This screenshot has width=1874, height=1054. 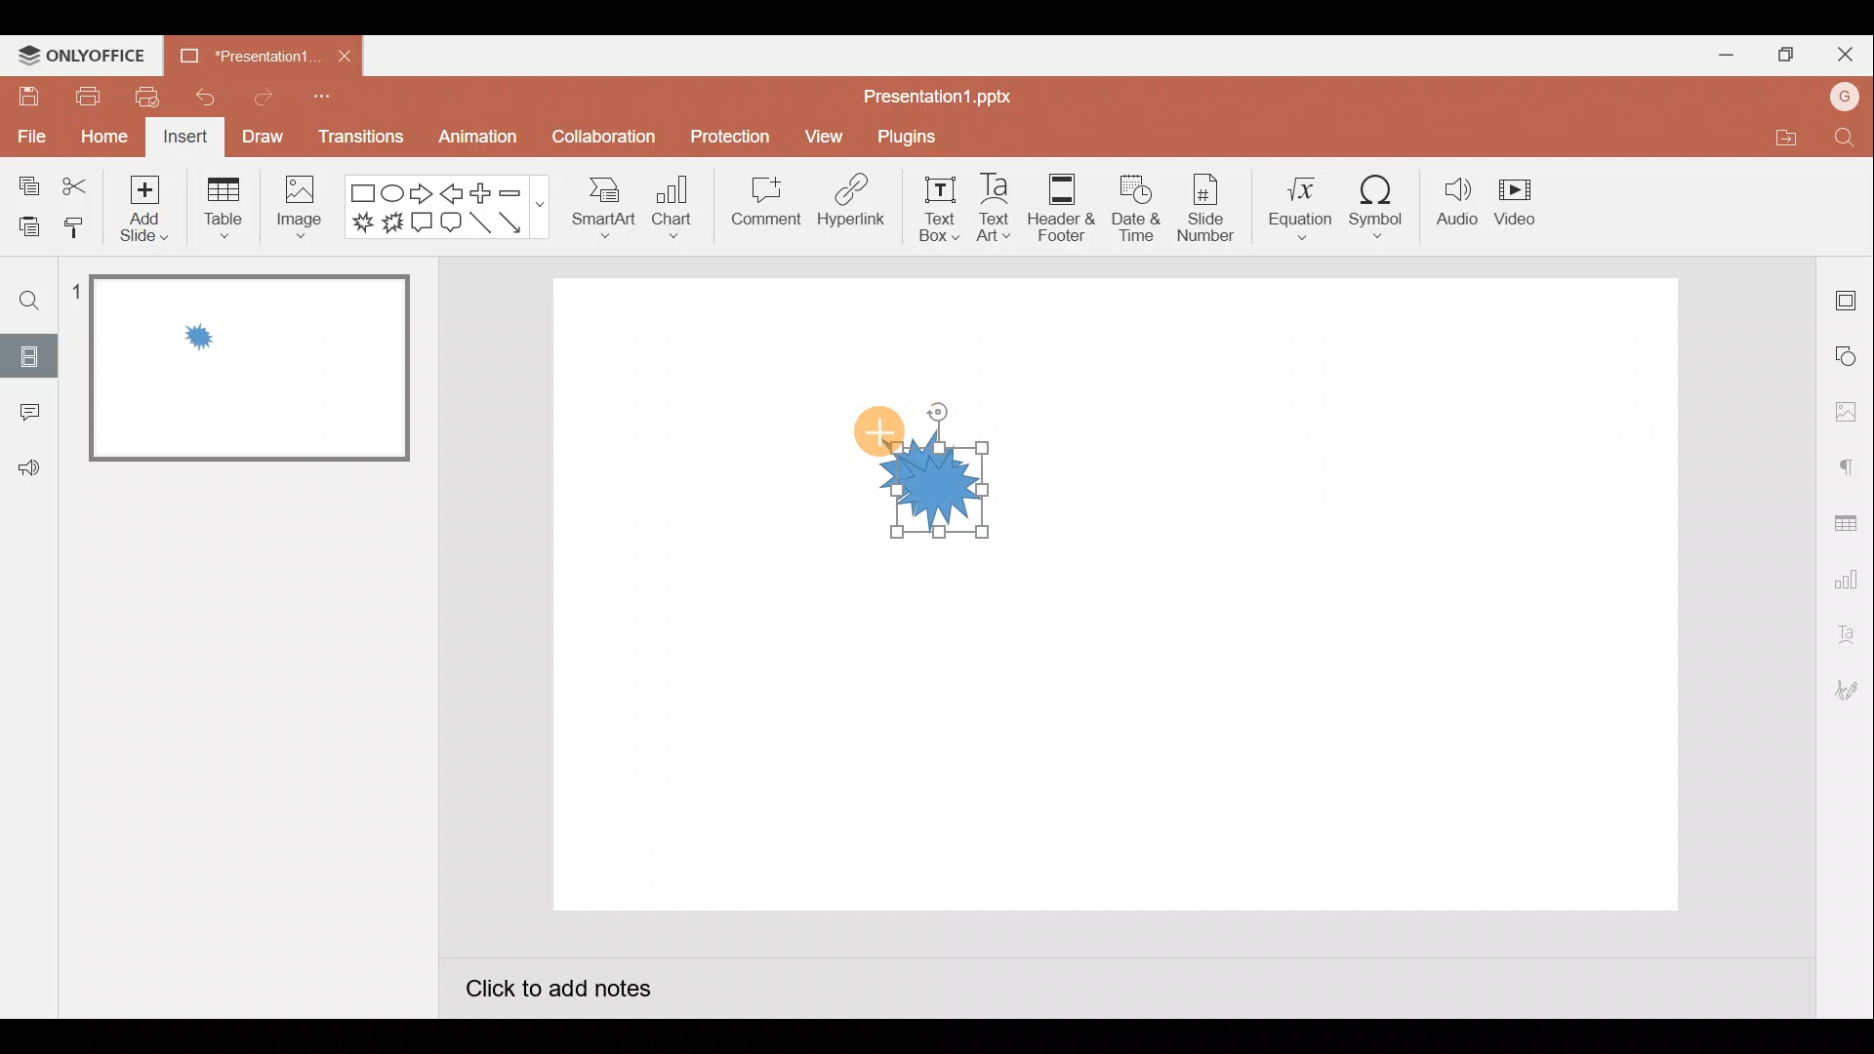 I want to click on Customize quick access toolbar, so click(x=327, y=99).